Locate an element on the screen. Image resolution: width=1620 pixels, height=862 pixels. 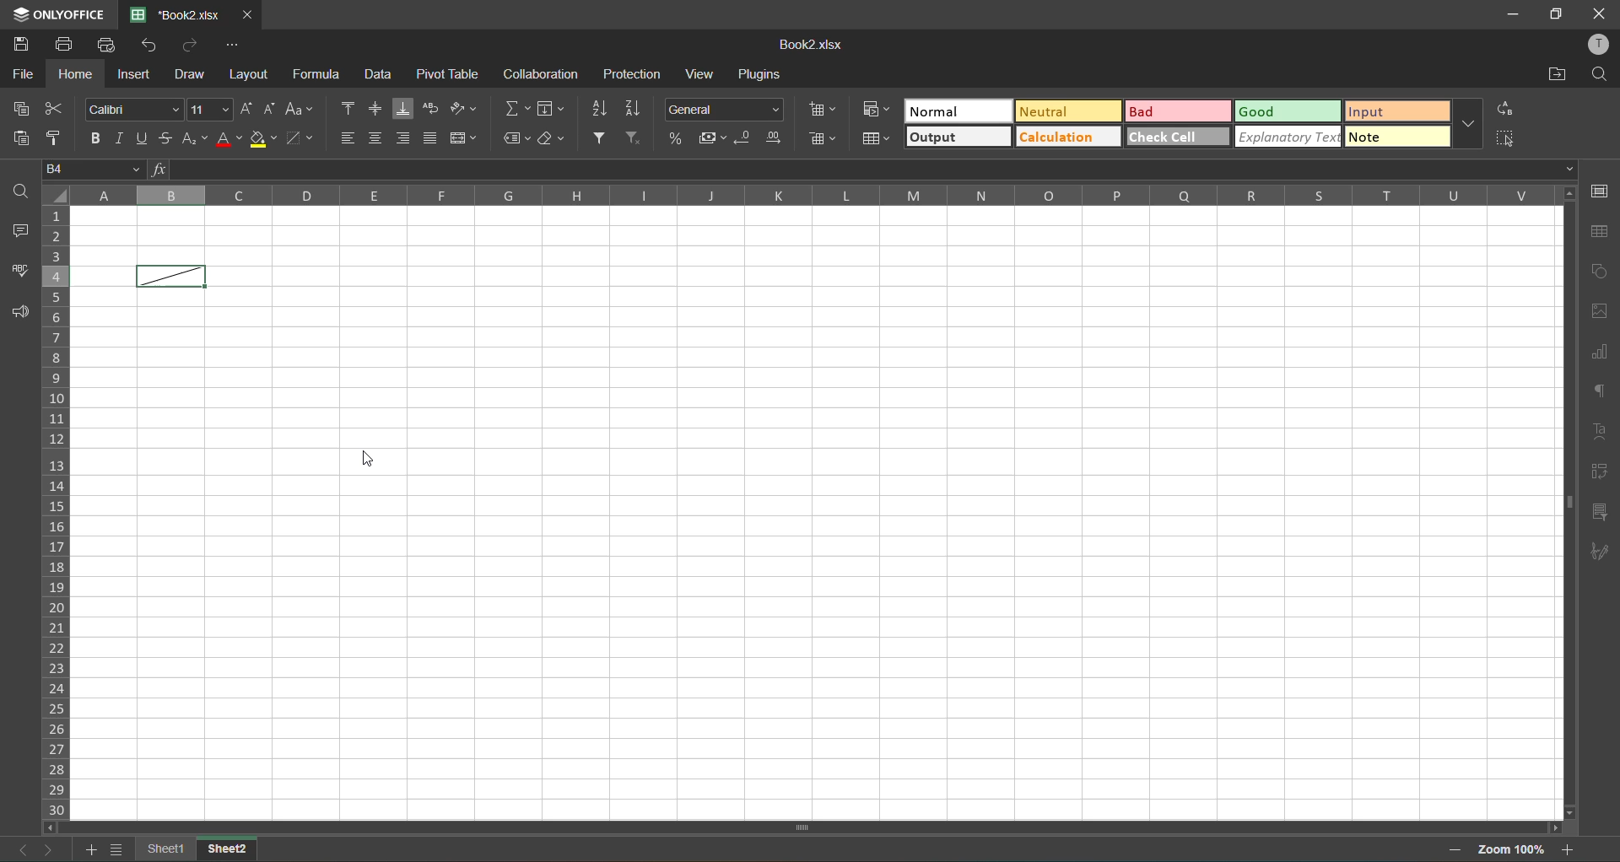
row numbers is located at coordinates (61, 509).